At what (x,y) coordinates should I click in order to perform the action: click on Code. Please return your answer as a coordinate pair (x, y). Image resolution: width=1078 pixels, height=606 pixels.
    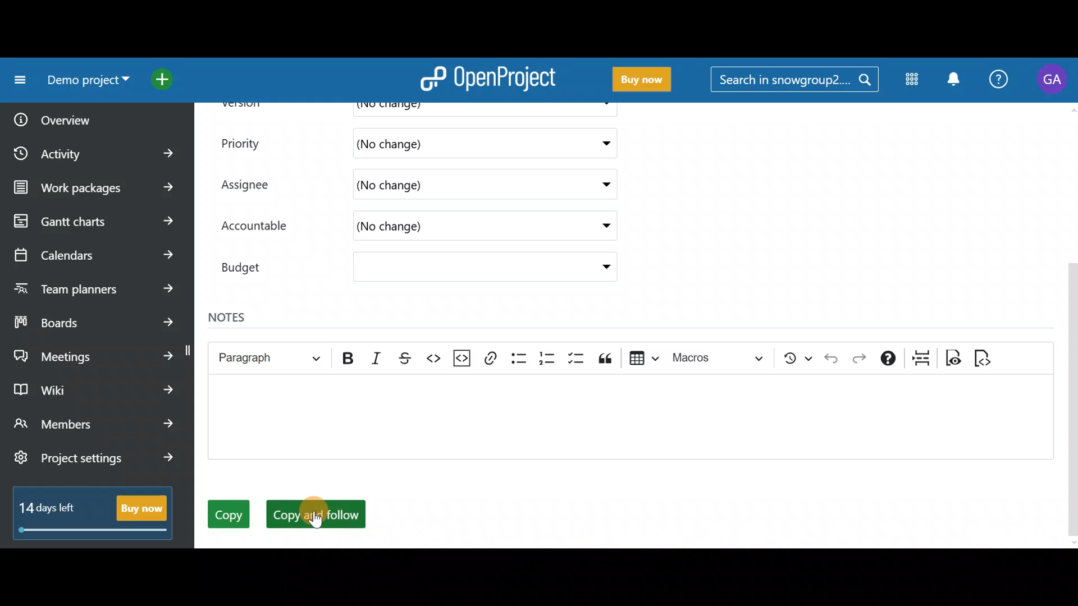
    Looking at the image, I should click on (435, 359).